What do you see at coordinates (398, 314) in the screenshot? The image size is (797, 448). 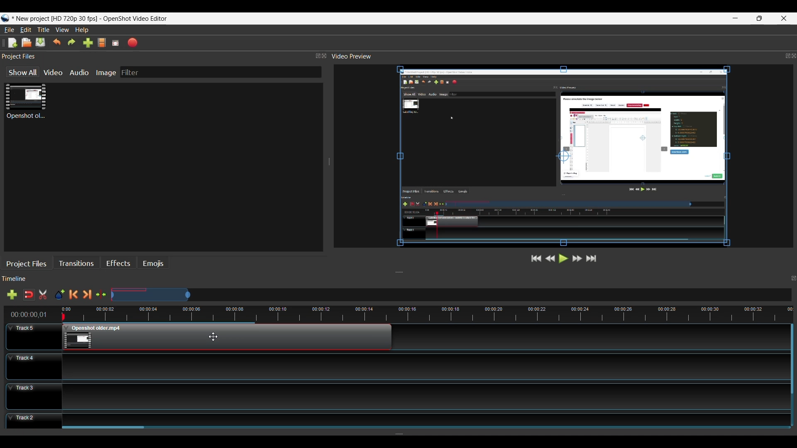 I see `Timeline` at bounding box center [398, 314].